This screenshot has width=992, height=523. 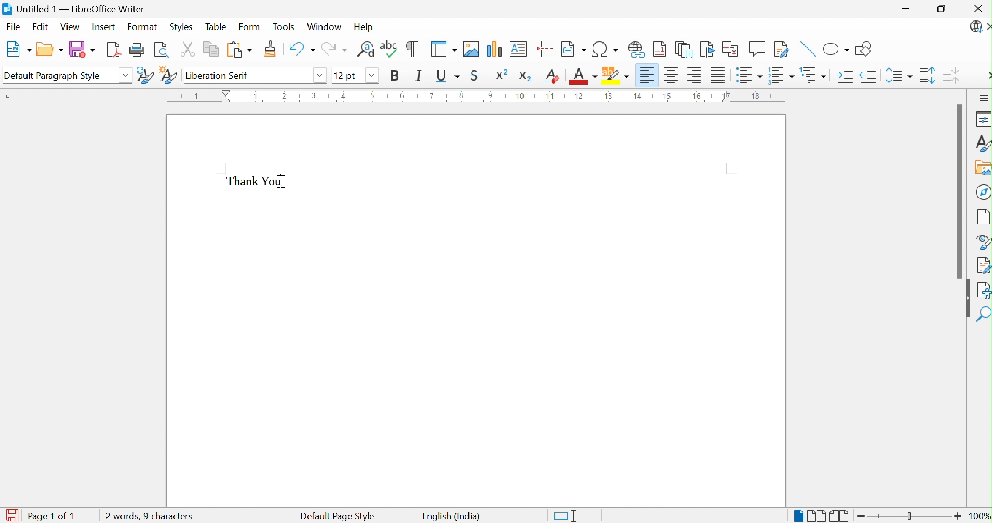 I want to click on Strikethrough, so click(x=476, y=74).